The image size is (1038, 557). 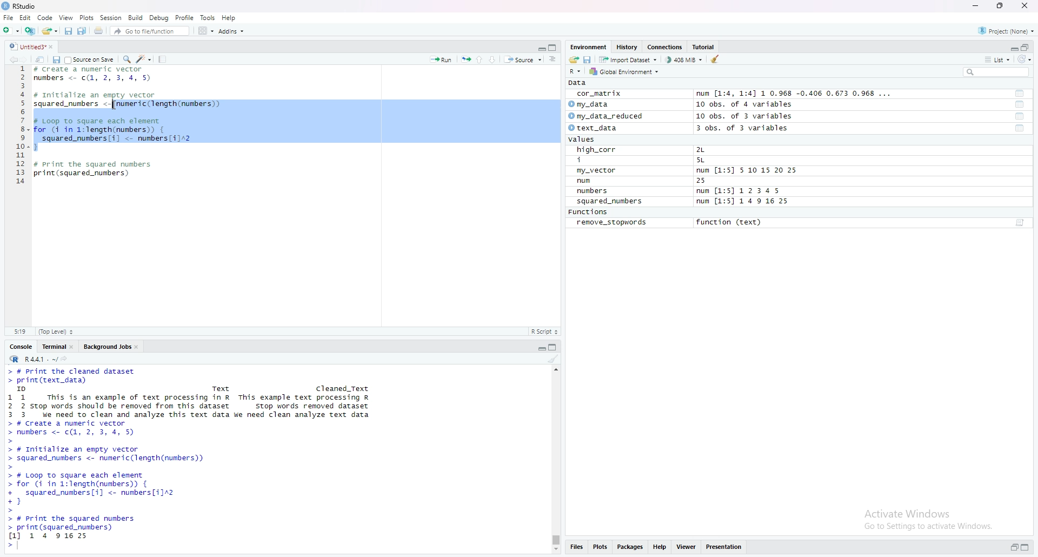 What do you see at coordinates (96, 74) in the screenshot?
I see `# Create a number vector numbers <- c(1, 2, 3, 4,5)` at bounding box center [96, 74].